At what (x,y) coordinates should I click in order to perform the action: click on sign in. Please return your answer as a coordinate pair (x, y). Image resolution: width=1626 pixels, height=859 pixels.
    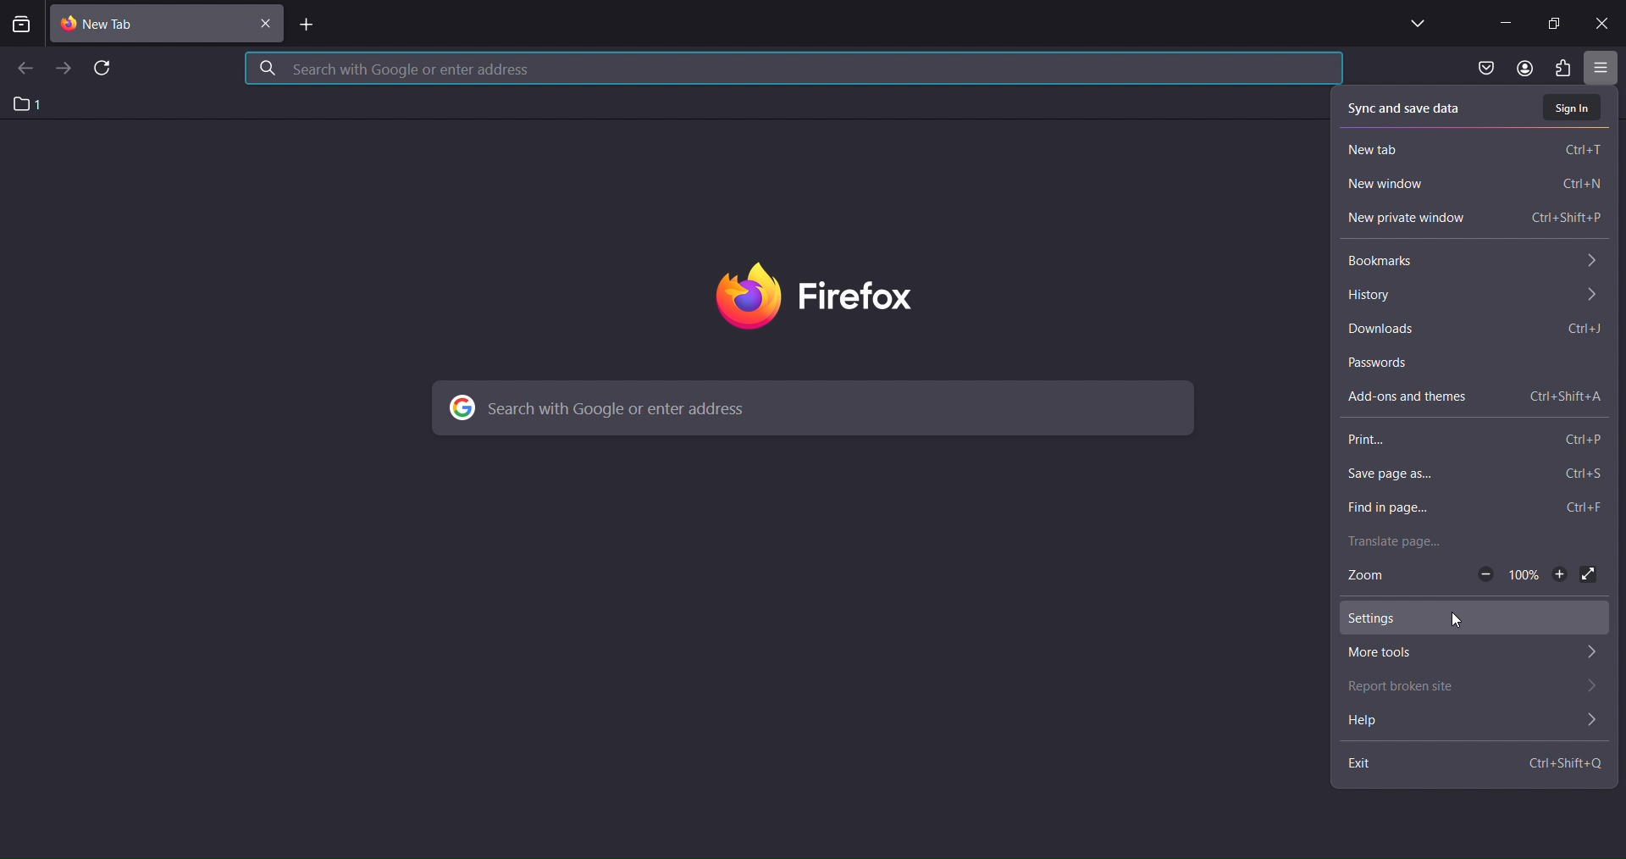
    Looking at the image, I should click on (1577, 108).